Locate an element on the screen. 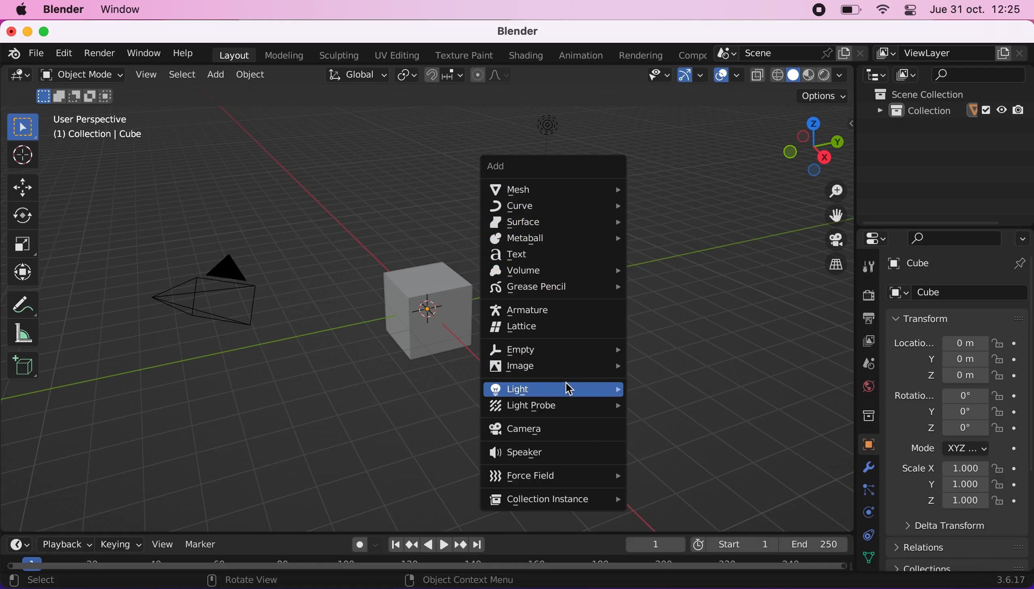 This screenshot has width=1034, height=589. armature is located at coordinates (530, 309).